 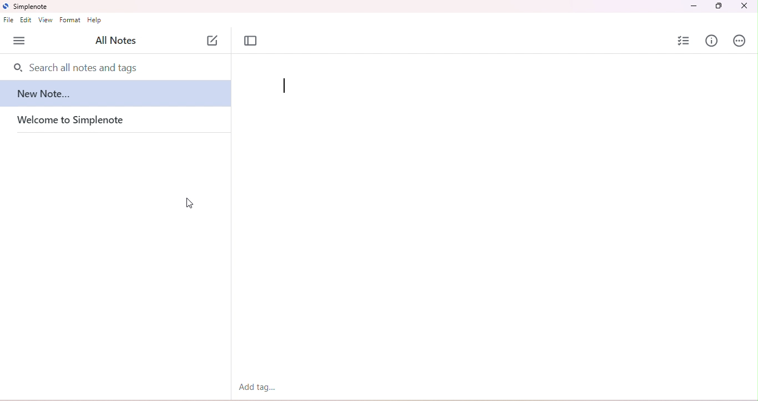 I want to click on file, so click(x=9, y=20).